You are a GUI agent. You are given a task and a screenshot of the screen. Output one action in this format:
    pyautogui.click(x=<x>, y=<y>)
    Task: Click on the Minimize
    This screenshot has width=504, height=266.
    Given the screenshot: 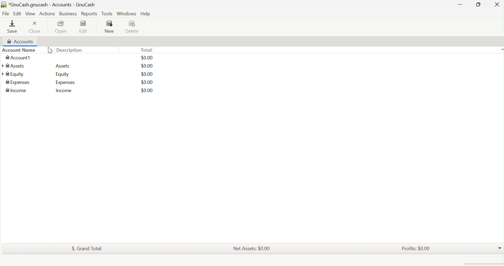 What is the action you would take?
    pyautogui.click(x=461, y=4)
    